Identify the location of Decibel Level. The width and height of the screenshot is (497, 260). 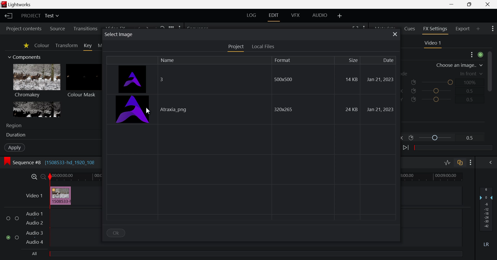
(487, 216).